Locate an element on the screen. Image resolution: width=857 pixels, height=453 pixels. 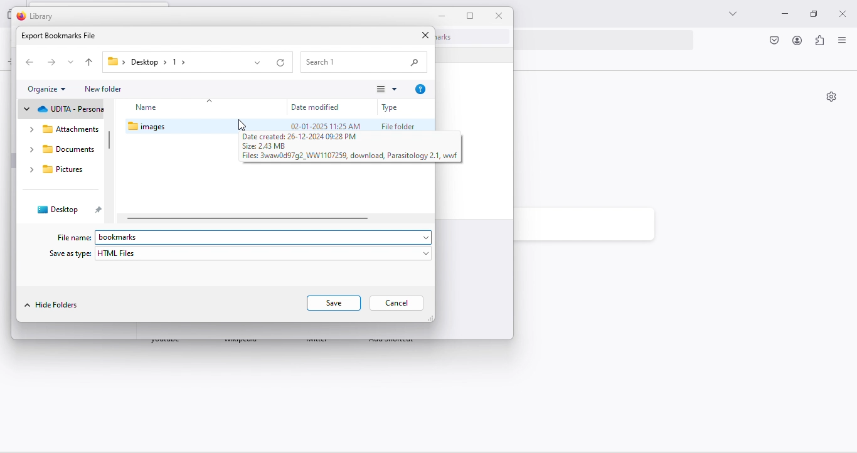
Date created: 26-12-2024 09:28 PM is located at coordinates (300, 137).